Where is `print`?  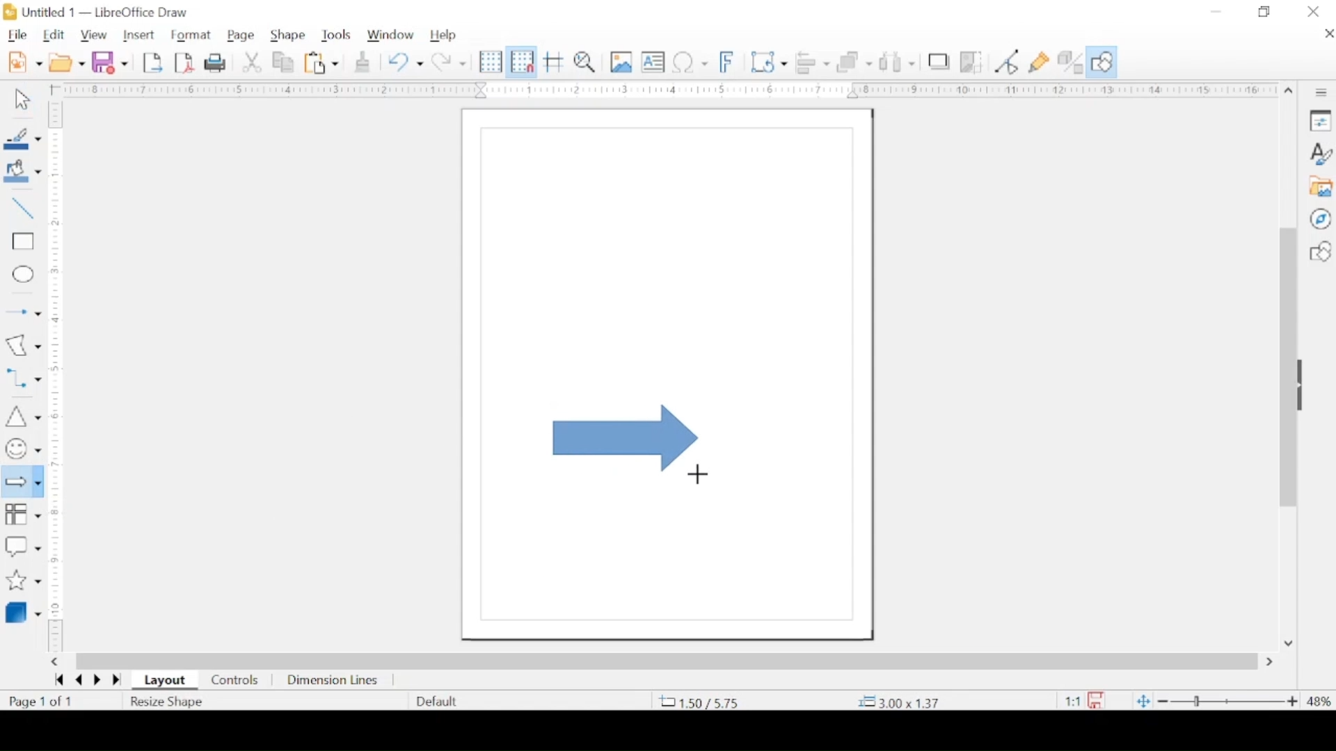
print is located at coordinates (217, 63).